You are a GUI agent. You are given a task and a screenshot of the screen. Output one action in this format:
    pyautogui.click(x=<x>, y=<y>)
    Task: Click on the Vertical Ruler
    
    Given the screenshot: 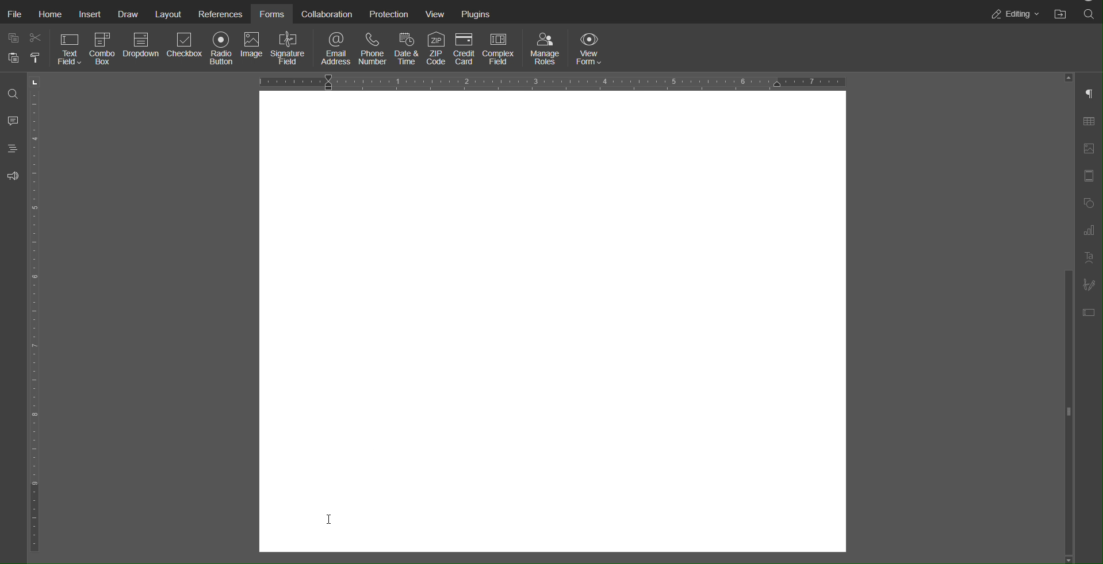 What is the action you would take?
    pyautogui.click(x=33, y=316)
    